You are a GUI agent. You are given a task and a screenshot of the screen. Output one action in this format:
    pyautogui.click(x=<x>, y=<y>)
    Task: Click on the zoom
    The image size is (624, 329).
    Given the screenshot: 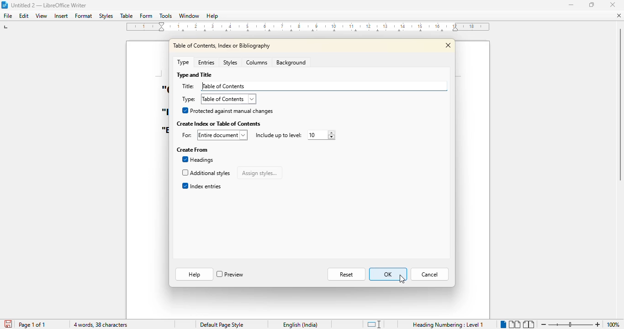 What is the action you would take?
    pyautogui.click(x=570, y=324)
    